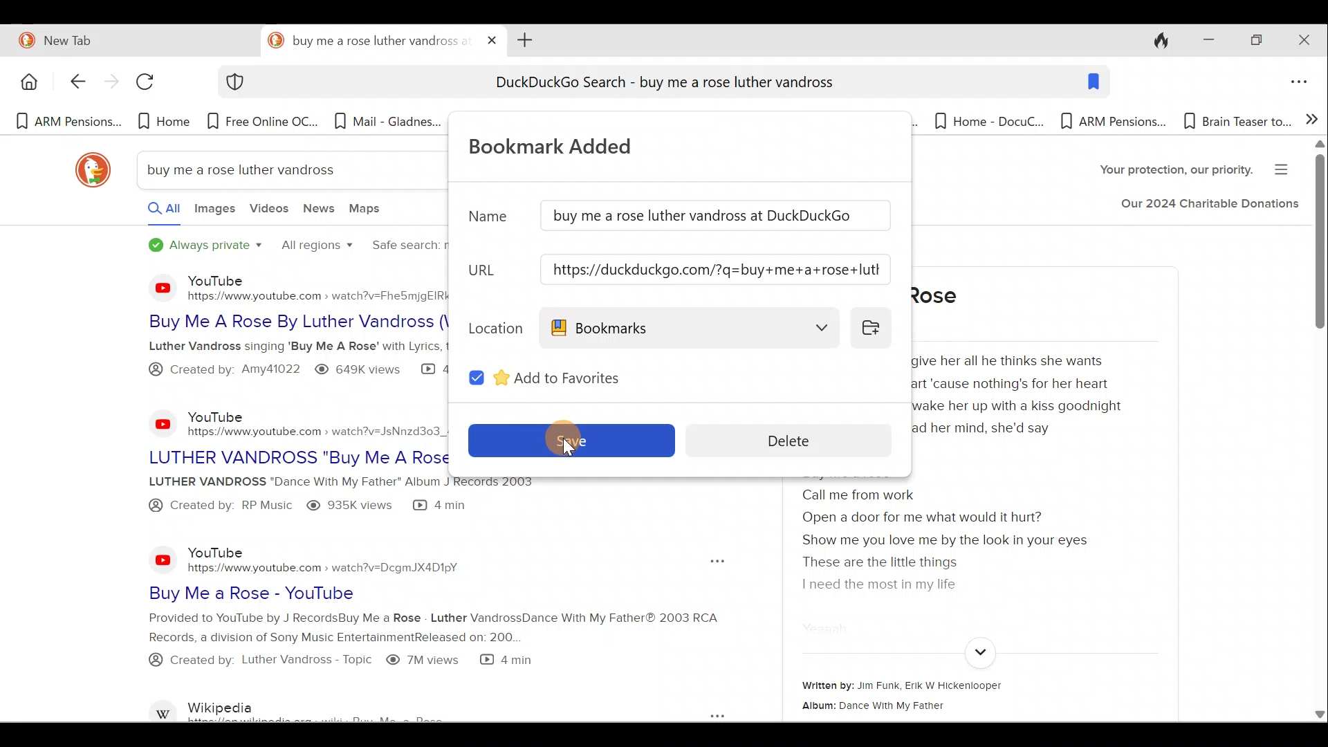 The width and height of the screenshot is (1328, 747). What do you see at coordinates (331, 559) in the screenshot?
I see `YouTube
https://www.youtube.com > watch?v=DcgmJX4D1pY` at bounding box center [331, 559].